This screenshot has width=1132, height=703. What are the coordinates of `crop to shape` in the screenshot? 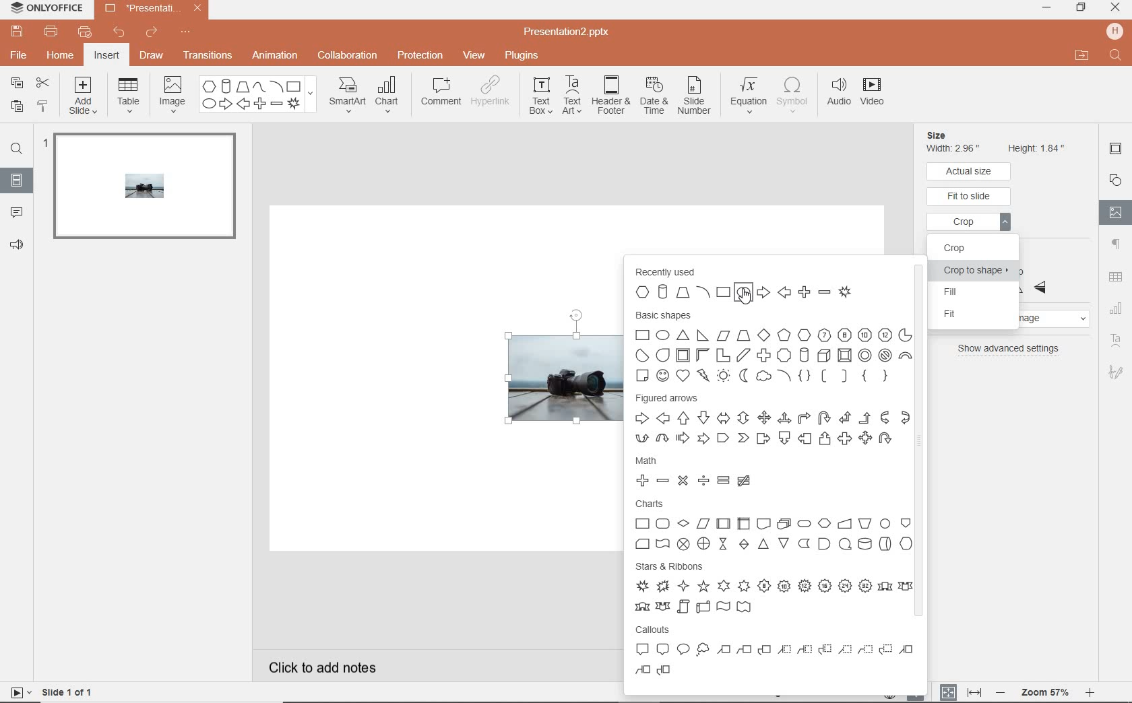 It's located at (976, 272).